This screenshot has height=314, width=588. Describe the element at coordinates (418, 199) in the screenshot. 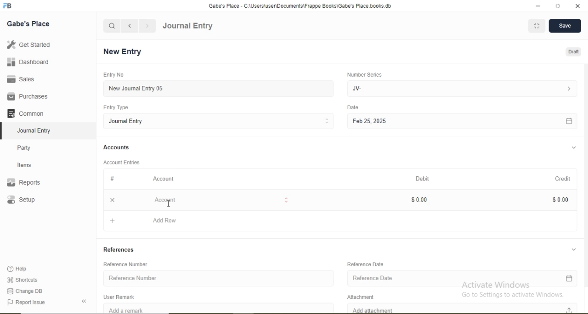

I see `$0.00` at that location.